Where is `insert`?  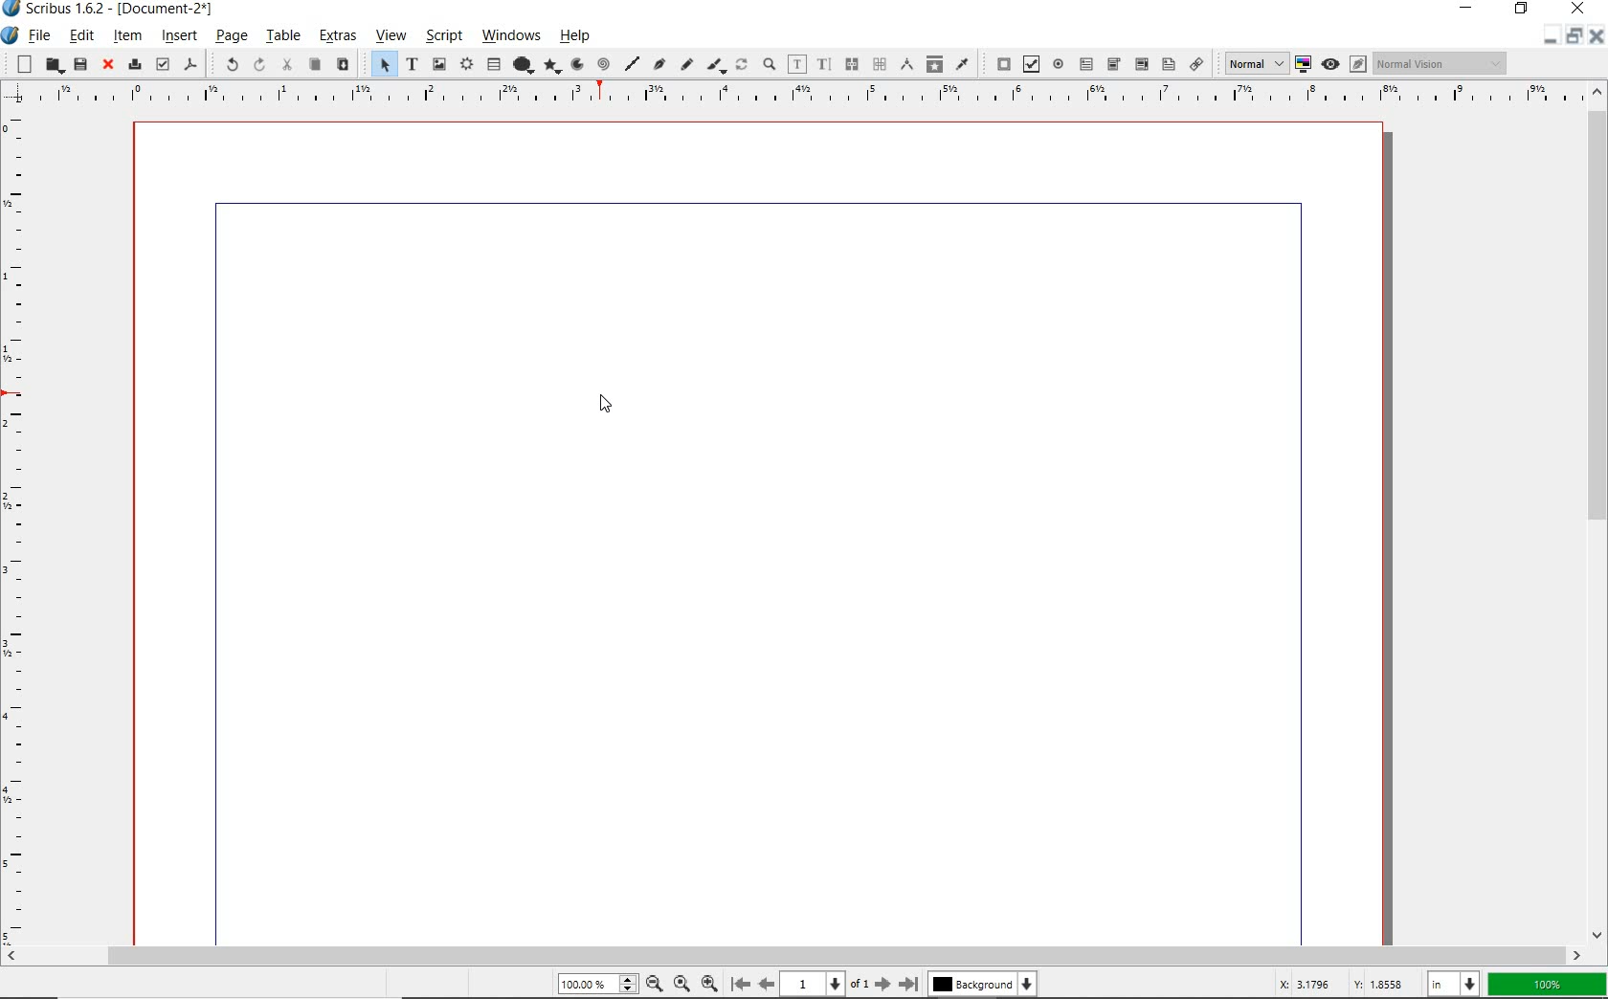
insert is located at coordinates (178, 35).